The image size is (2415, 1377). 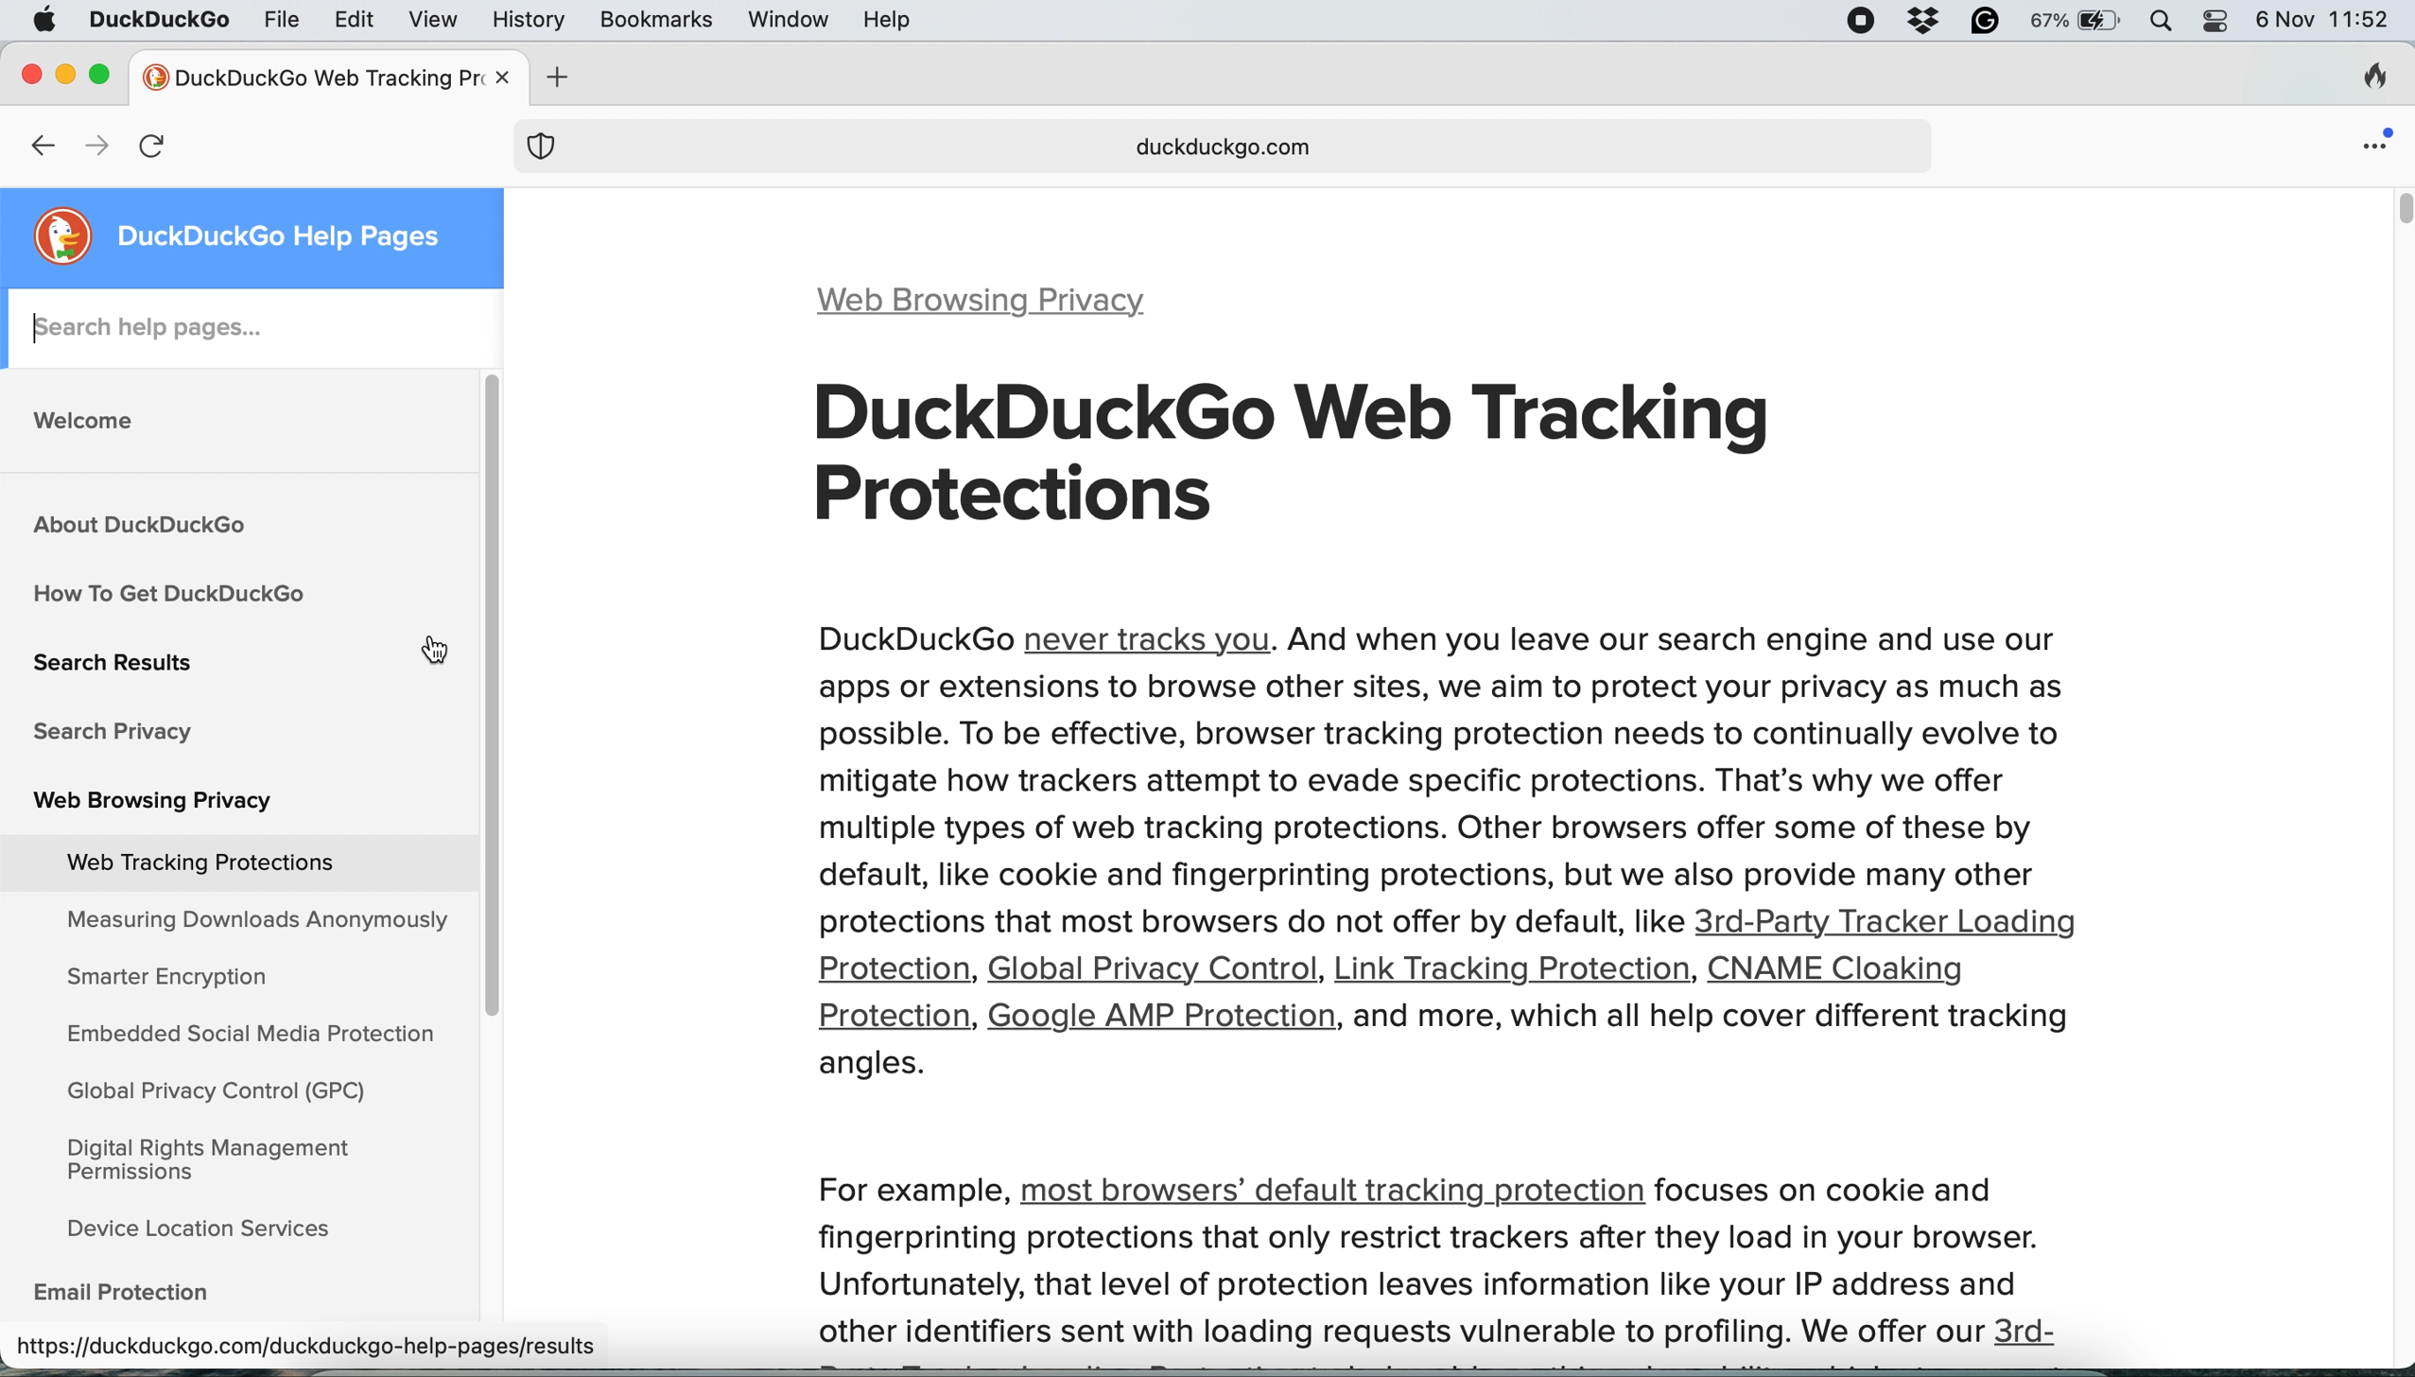 What do you see at coordinates (782, 18) in the screenshot?
I see `window` at bounding box center [782, 18].